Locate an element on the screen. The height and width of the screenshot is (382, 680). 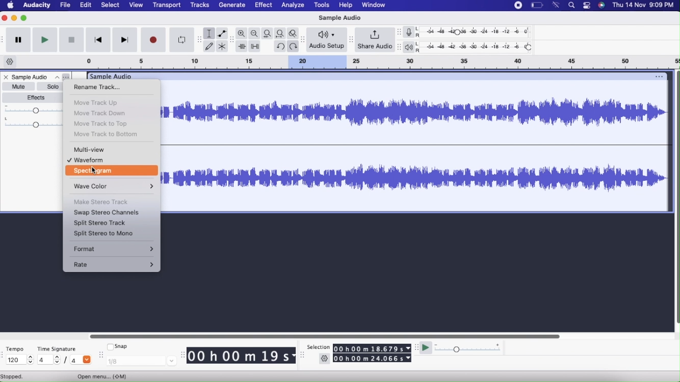
Effects is located at coordinates (34, 97).